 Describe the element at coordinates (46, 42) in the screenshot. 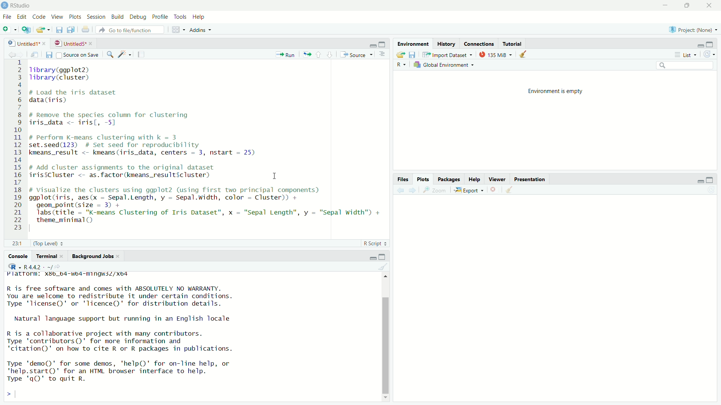

I see `close` at that location.